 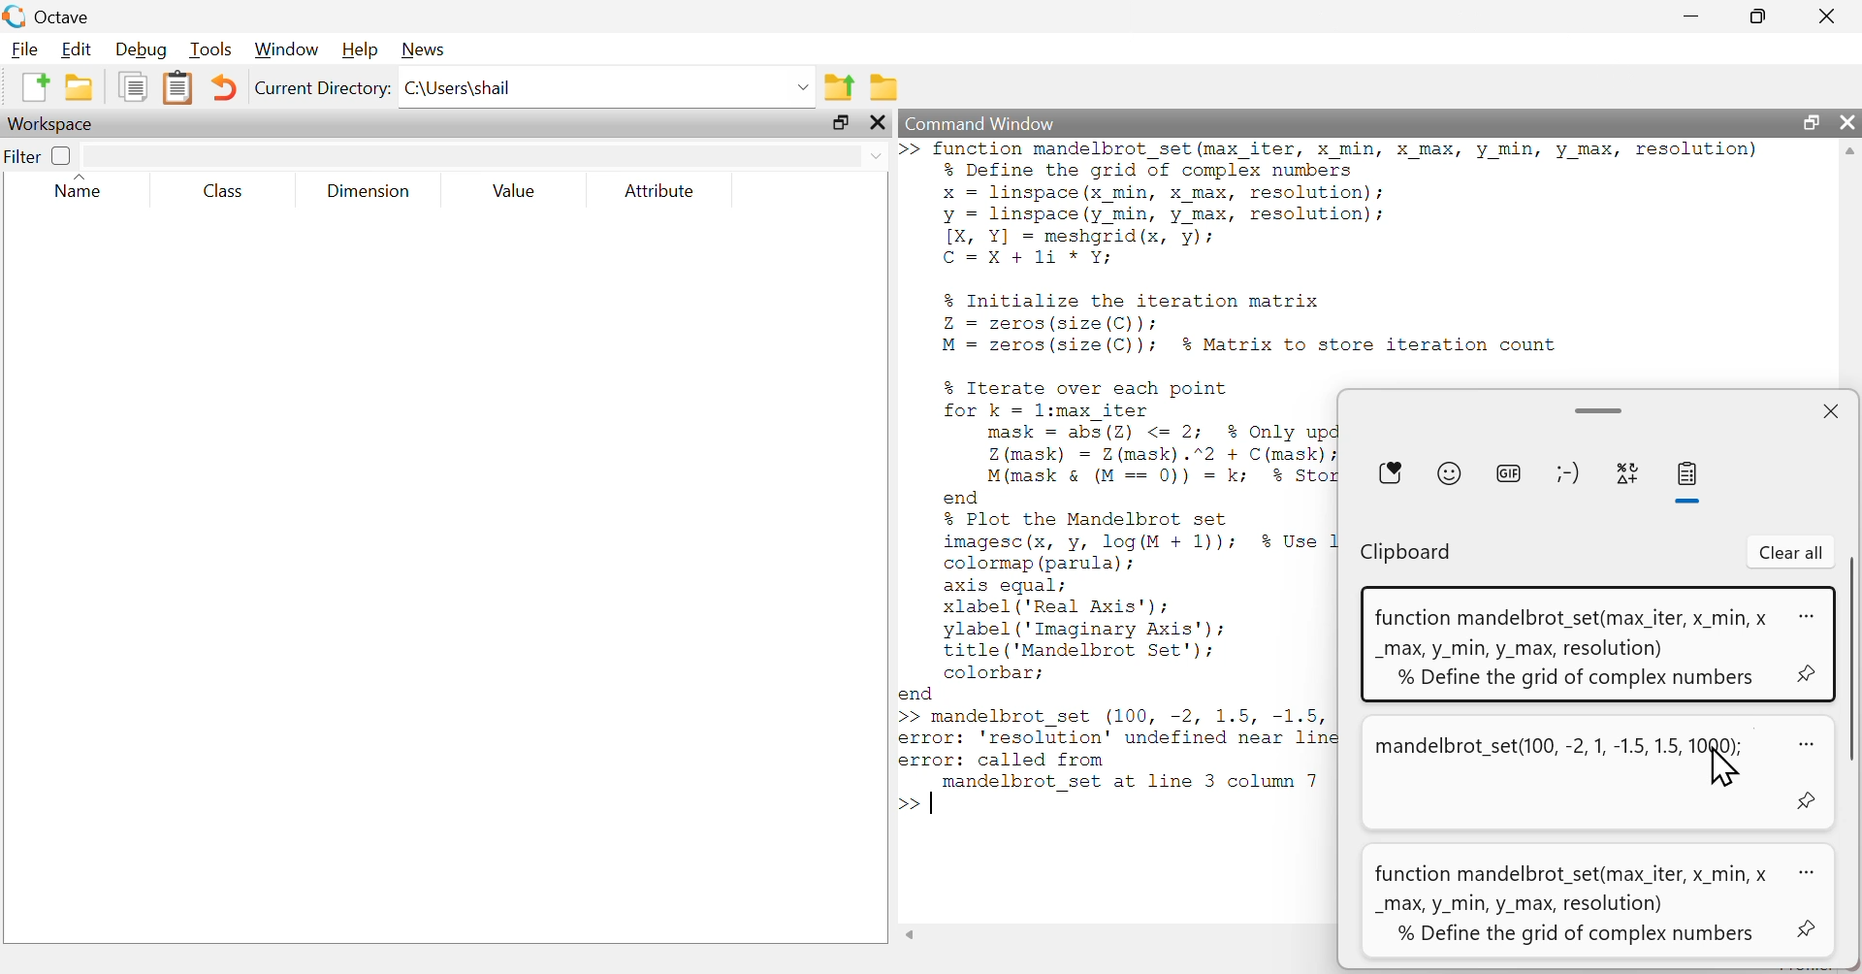 I want to click on Name, so click(x=87, y=188).